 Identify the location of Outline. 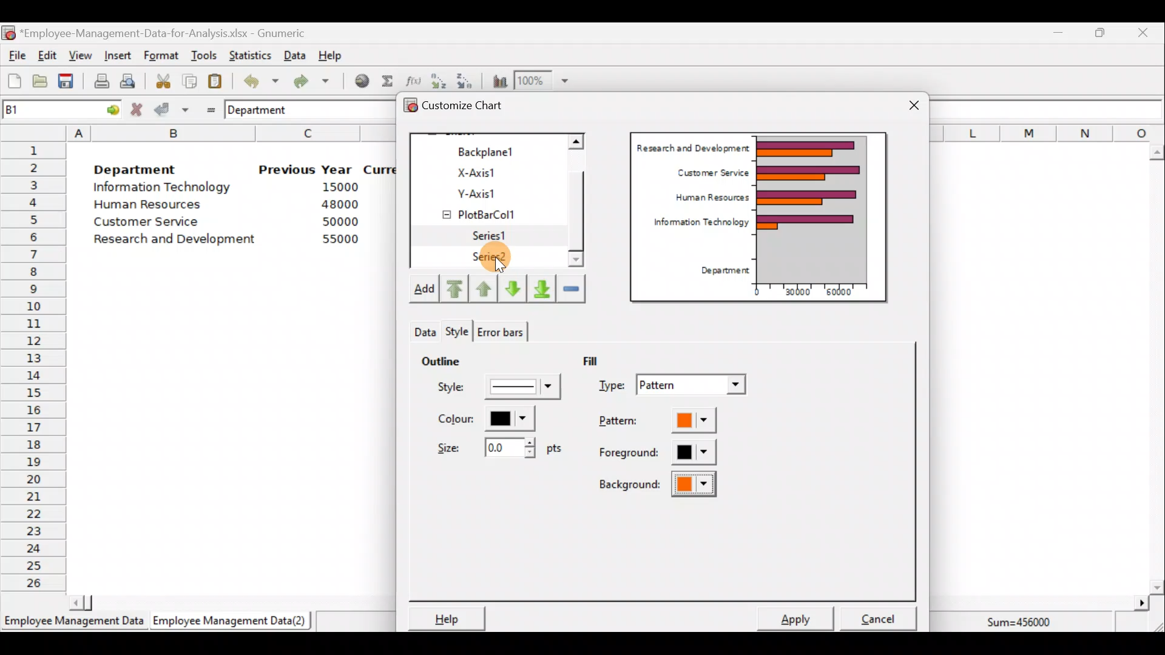
(441, 359).